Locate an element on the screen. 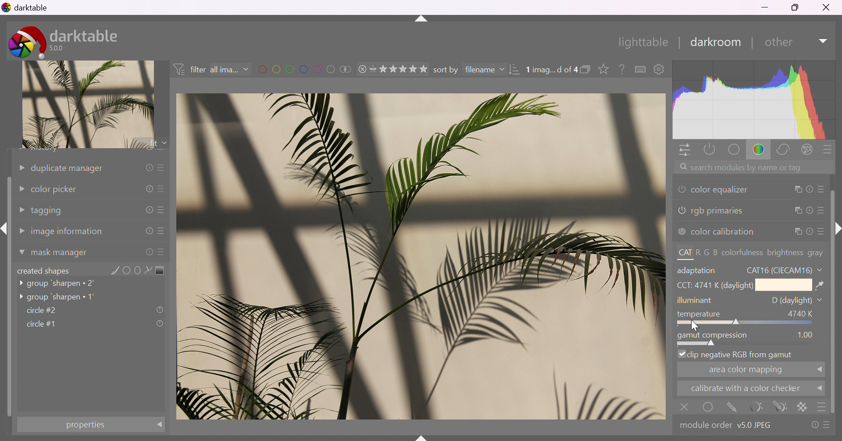  more is located at coordinates (421, 18).